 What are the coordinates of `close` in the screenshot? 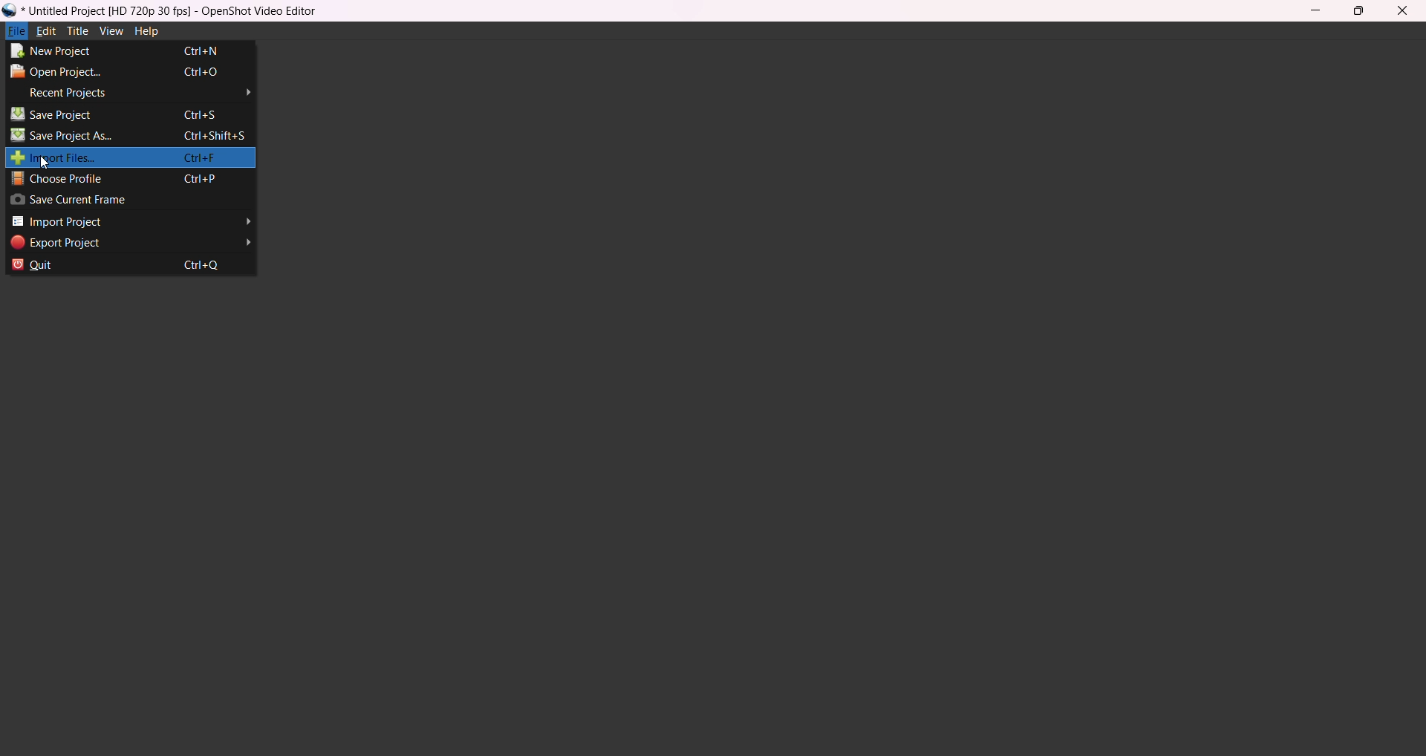 It's located at (1402, 11).